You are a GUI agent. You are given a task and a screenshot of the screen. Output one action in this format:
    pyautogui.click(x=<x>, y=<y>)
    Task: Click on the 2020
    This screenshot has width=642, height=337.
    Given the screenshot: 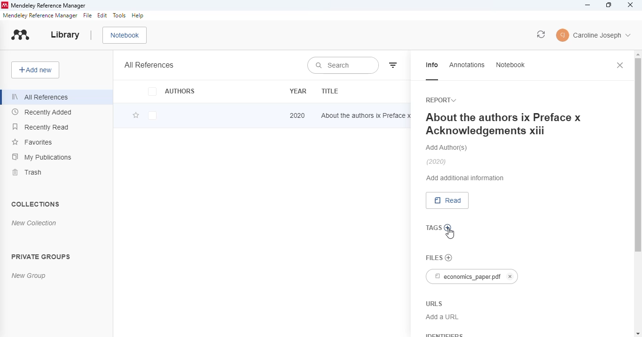 What is the action you would take?
    pyautogui.click(x=298, y=115)
    